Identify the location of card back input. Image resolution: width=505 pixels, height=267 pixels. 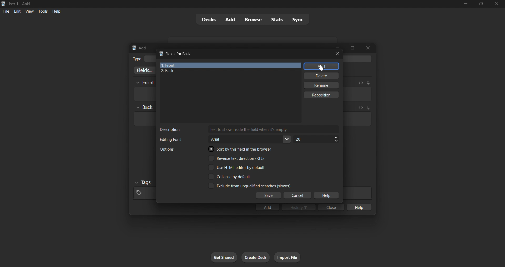
(144, 119).